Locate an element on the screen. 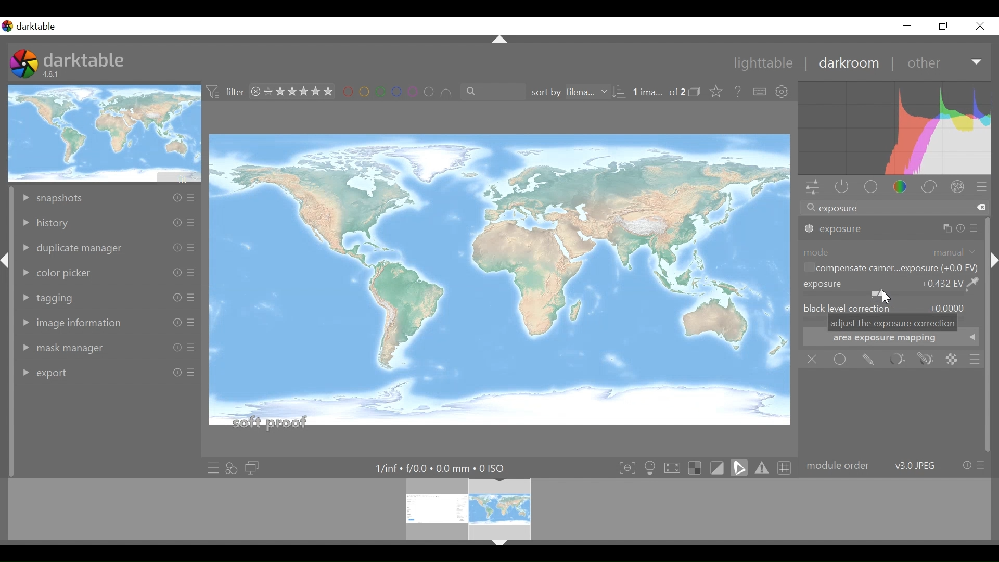 The height and width of the screenshot is (562, 999). minimize is located at coordinates (907, 25).